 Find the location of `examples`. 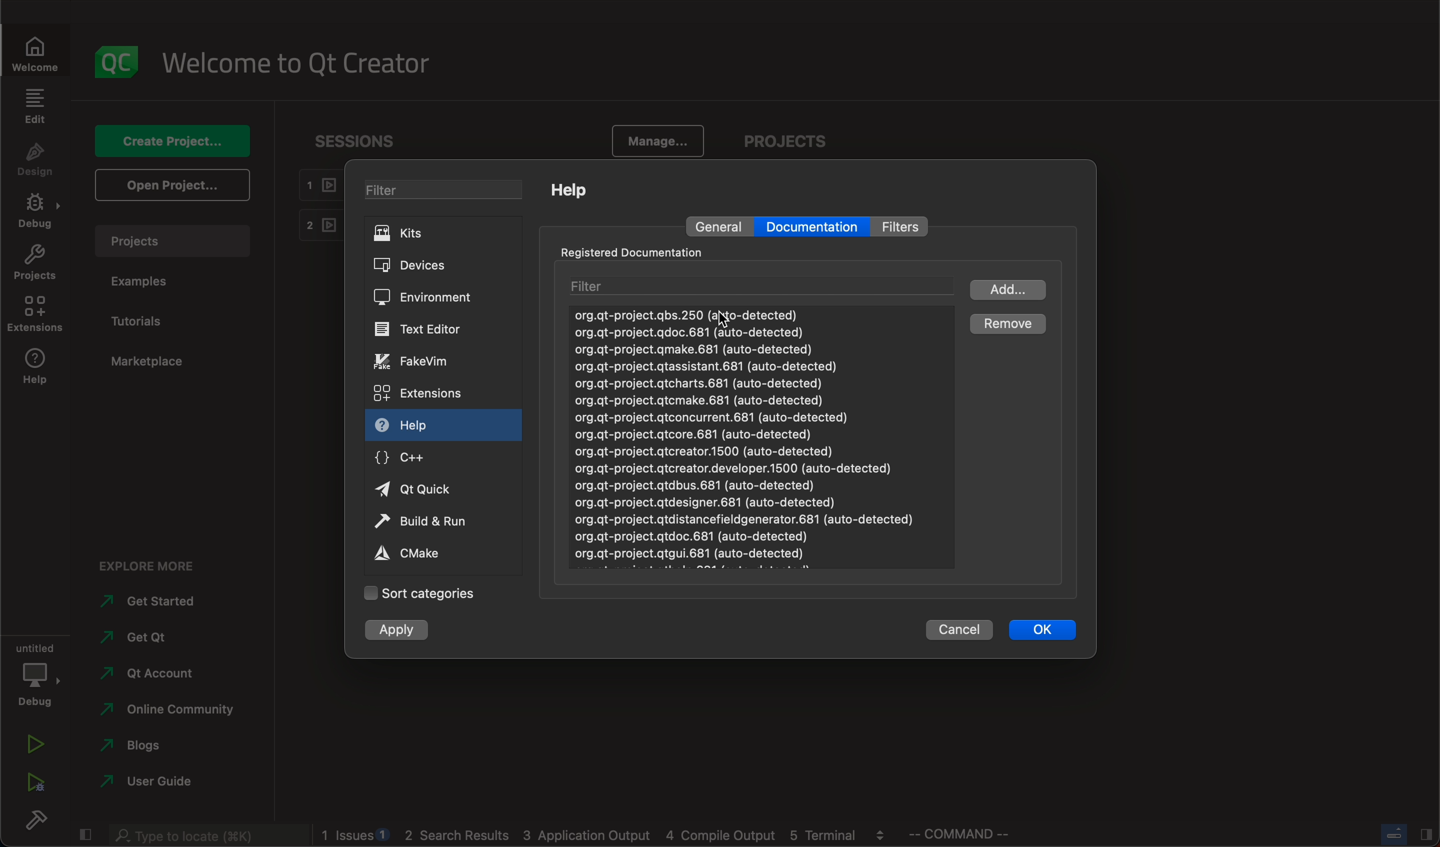

examples is located at coordinates (158, 287).